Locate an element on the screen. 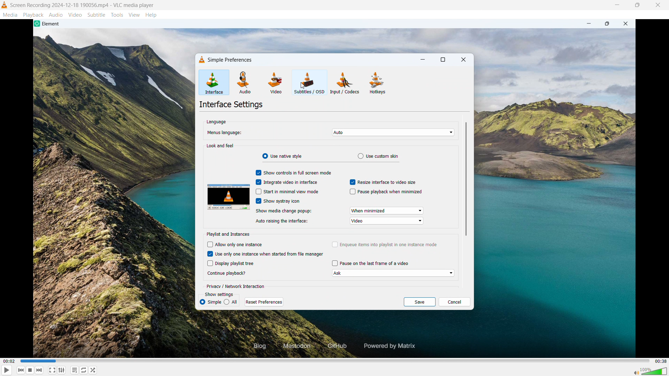  Help  is located at coordinates (151, 15).